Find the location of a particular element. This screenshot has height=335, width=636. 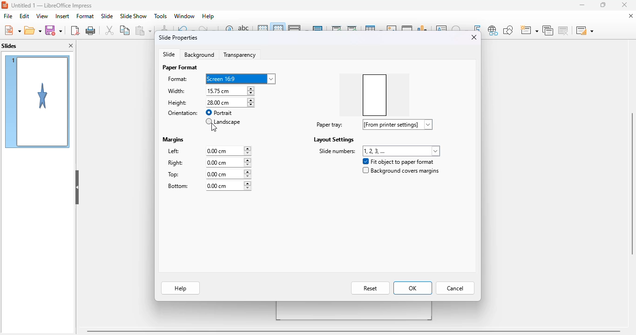

width is located at coordinates (179, 90).